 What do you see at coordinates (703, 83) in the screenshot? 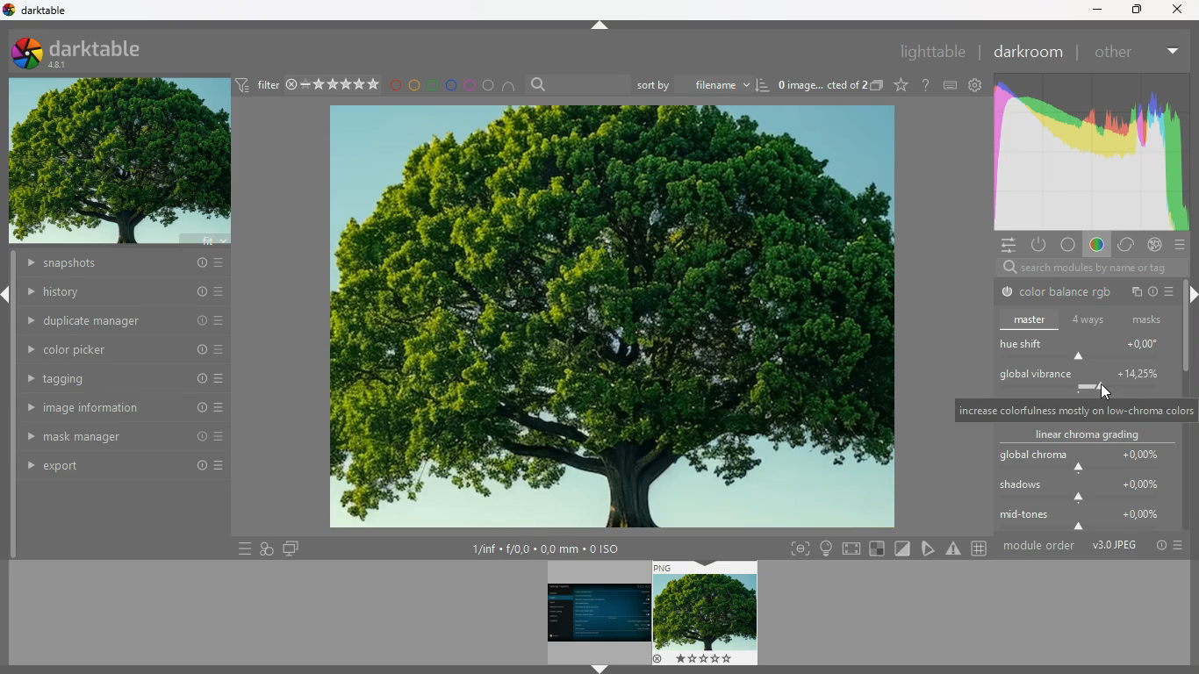
I see `sort by filename` at bounding box center [703, 83].